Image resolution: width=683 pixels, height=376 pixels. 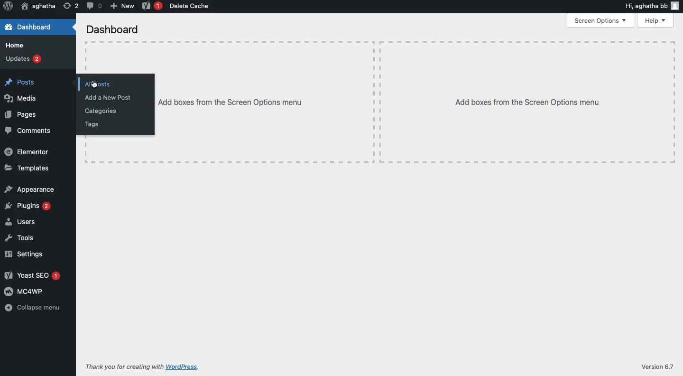 I want to click on Table line, so click(x=378, y=101).